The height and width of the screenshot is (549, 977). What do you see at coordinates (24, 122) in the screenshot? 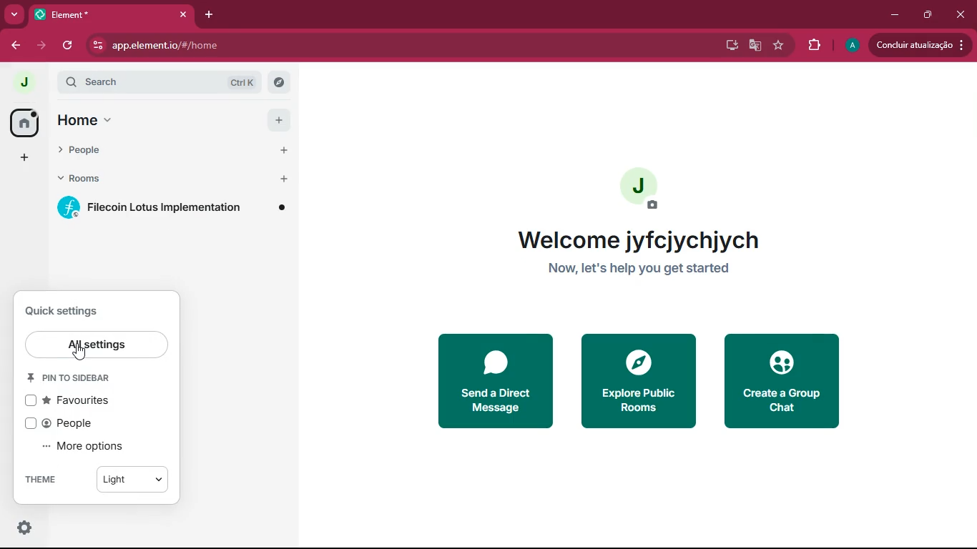
I see `home` at bounding box center [24, 122].